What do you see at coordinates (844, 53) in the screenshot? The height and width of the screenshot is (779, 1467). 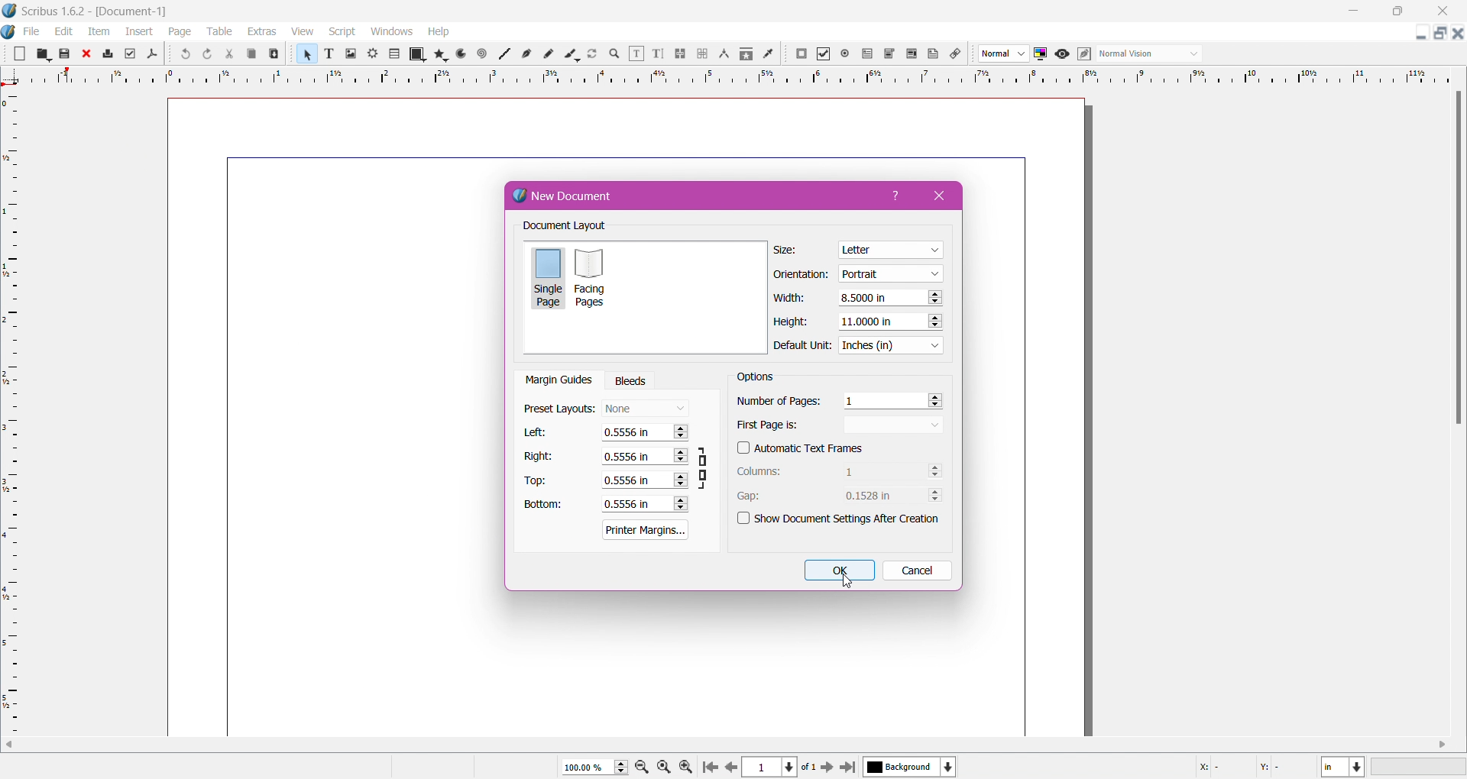 I see `icon` at bounding box center [844, 53].